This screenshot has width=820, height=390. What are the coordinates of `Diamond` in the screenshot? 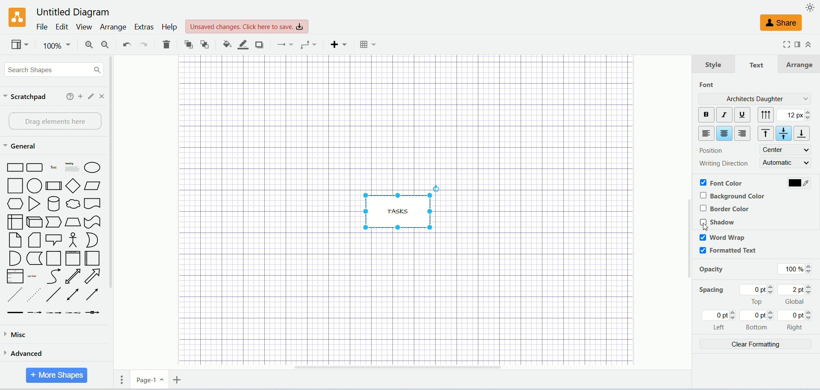 It's located at (73, 186).